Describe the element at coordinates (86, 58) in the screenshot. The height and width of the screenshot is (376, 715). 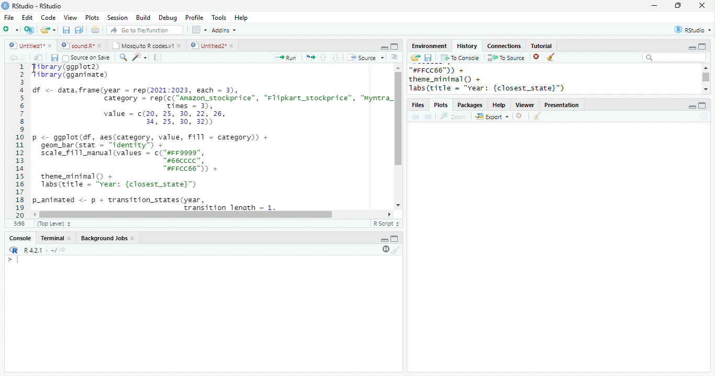
I see `Source on Save` at that location.